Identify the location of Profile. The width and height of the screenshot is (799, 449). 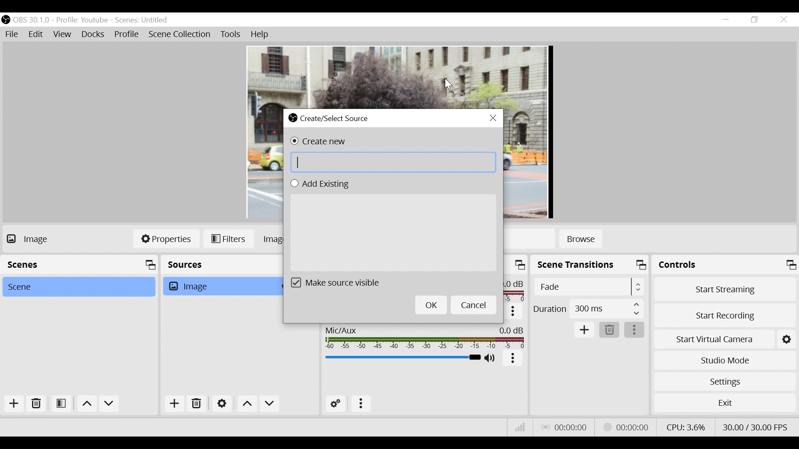
(128, 35).